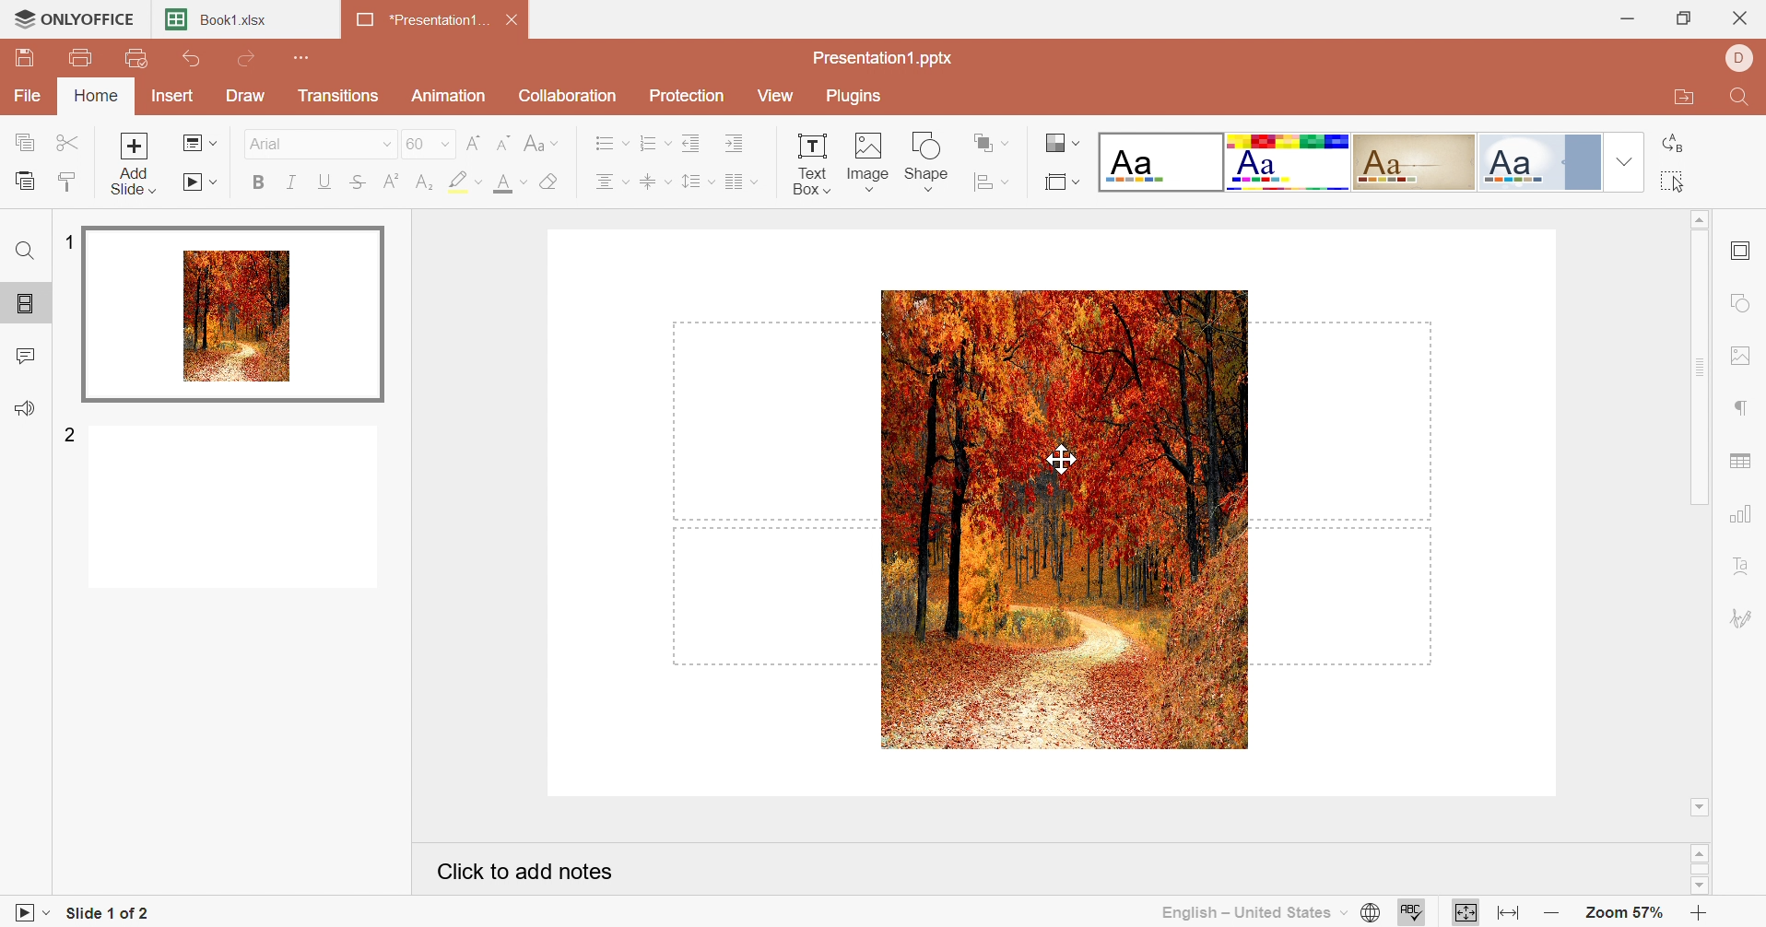  Describe the element at coordinates (1674, 141) in the screenshot. I see `Replace` at that location.